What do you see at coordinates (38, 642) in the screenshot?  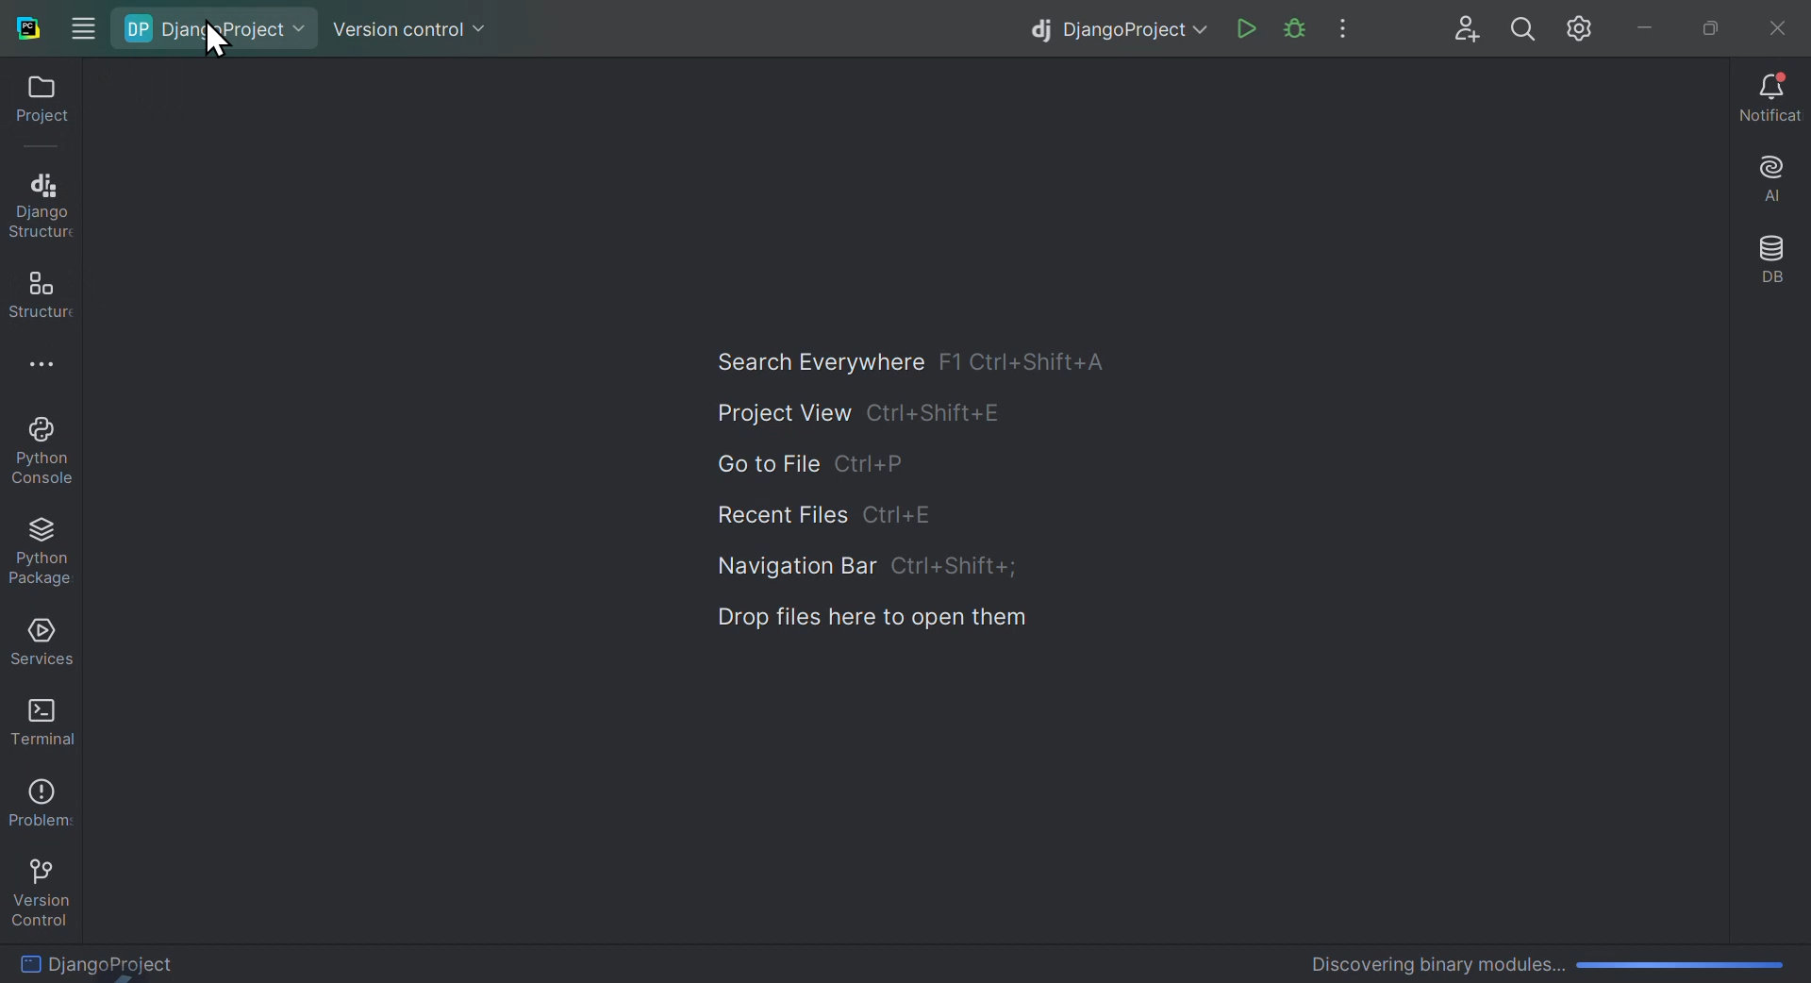 I see `Services` at bounding box center [38, 642].